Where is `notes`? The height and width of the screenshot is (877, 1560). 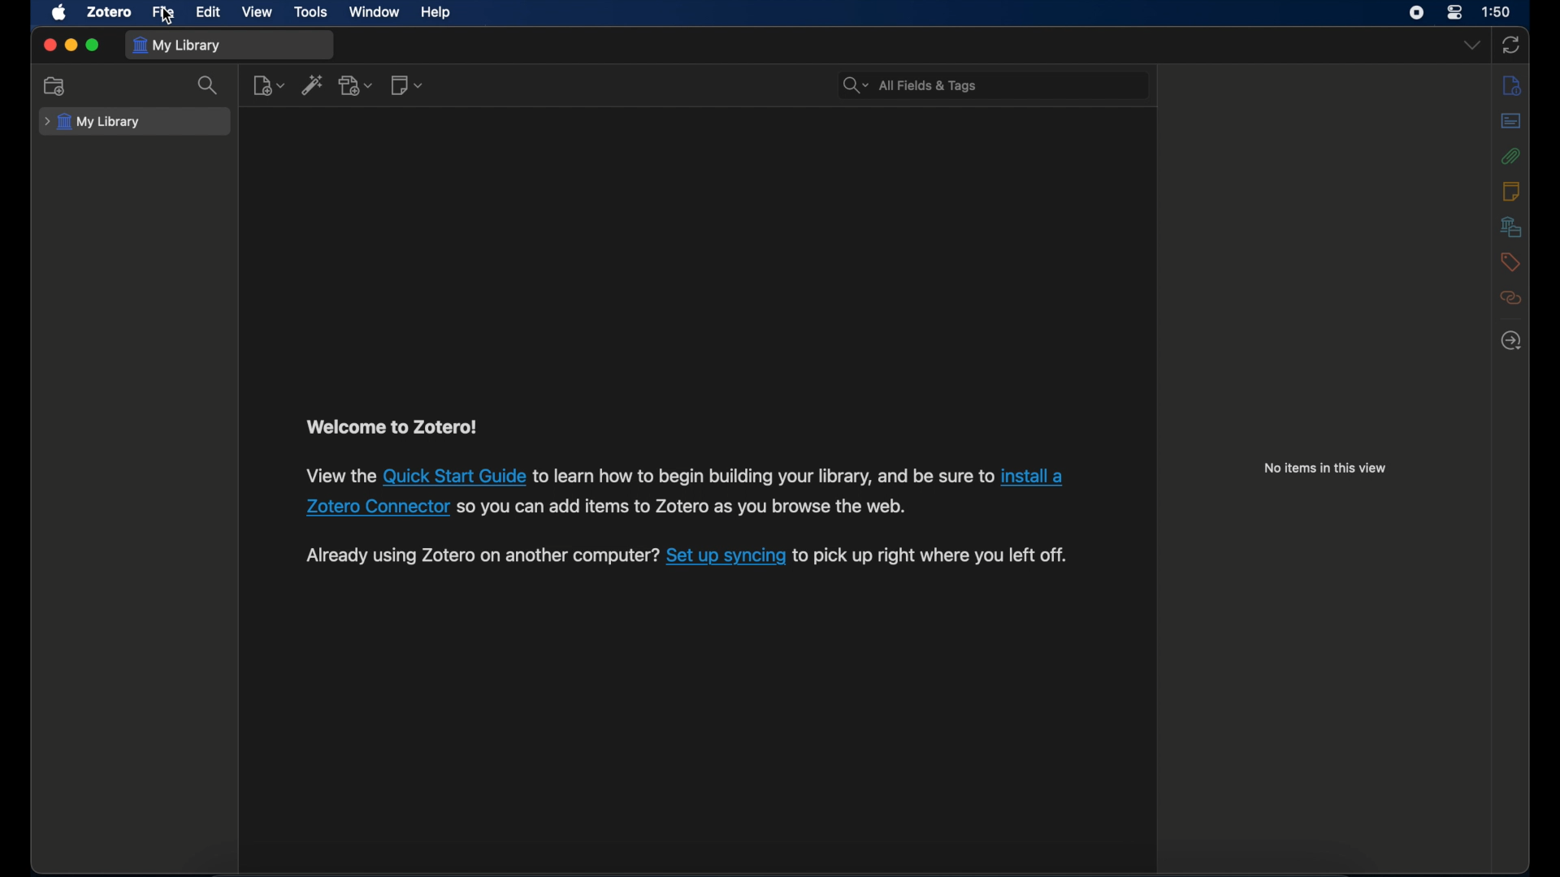
notes is located at coordinates (1512, 191).